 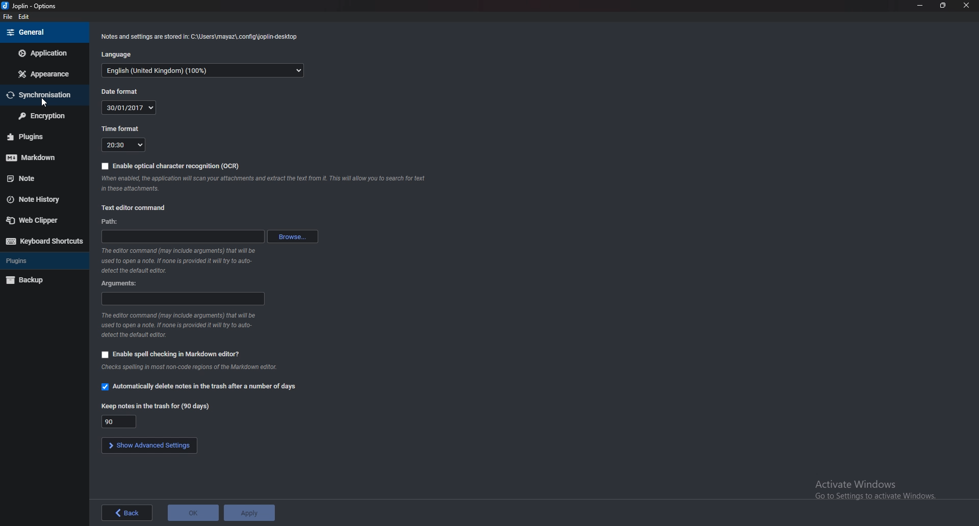 What do you see at coordinates (249, 513) in the screenshot?
I see `apply` at bounding box center [249, 513].